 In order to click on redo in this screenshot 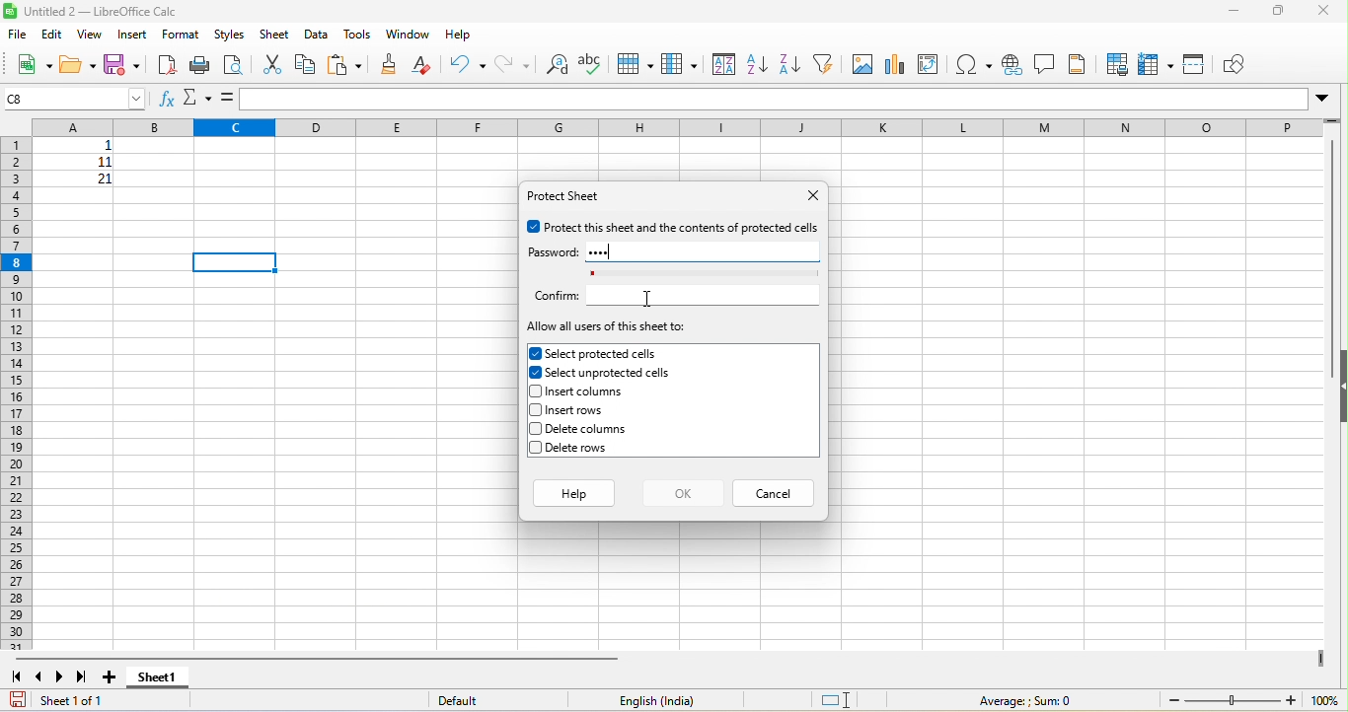, I will do `click(510, 64)`.